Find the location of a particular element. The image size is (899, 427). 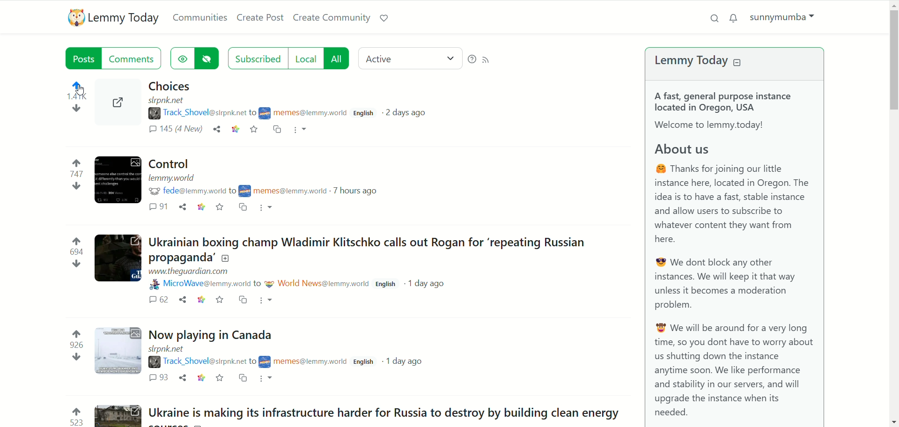

create community is located at coordinates (333, 18).